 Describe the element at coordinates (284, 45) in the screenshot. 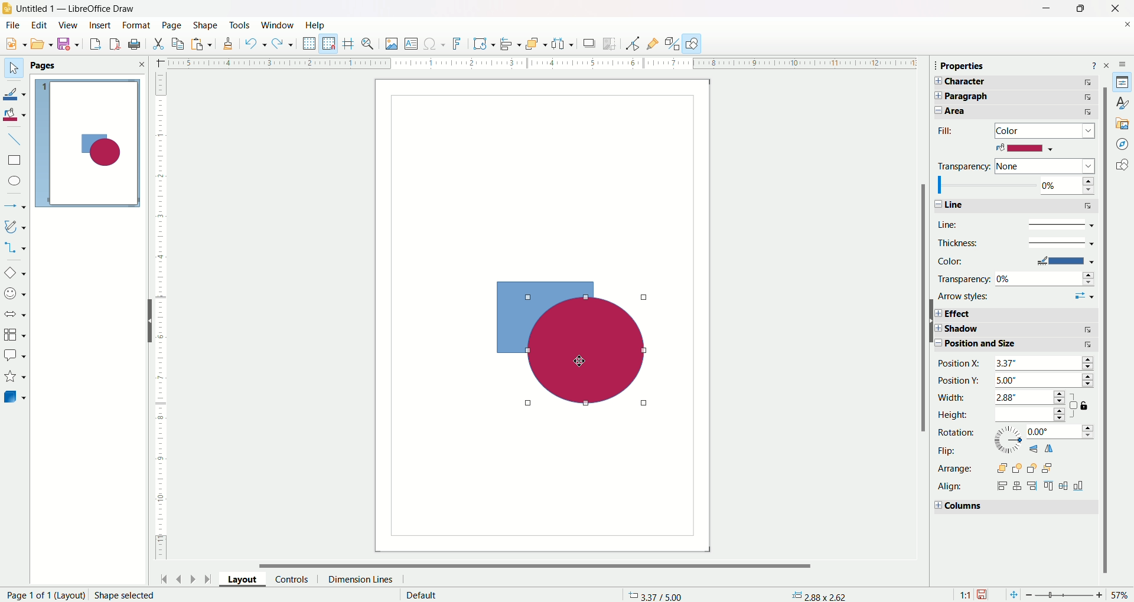

I see `redo` at that location.